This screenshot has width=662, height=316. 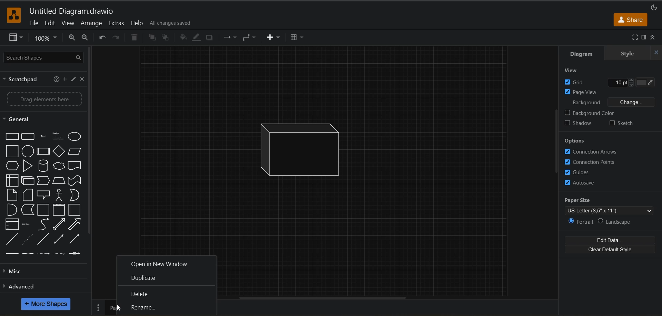 I want to click on landscape, so click(x=619, y=222).